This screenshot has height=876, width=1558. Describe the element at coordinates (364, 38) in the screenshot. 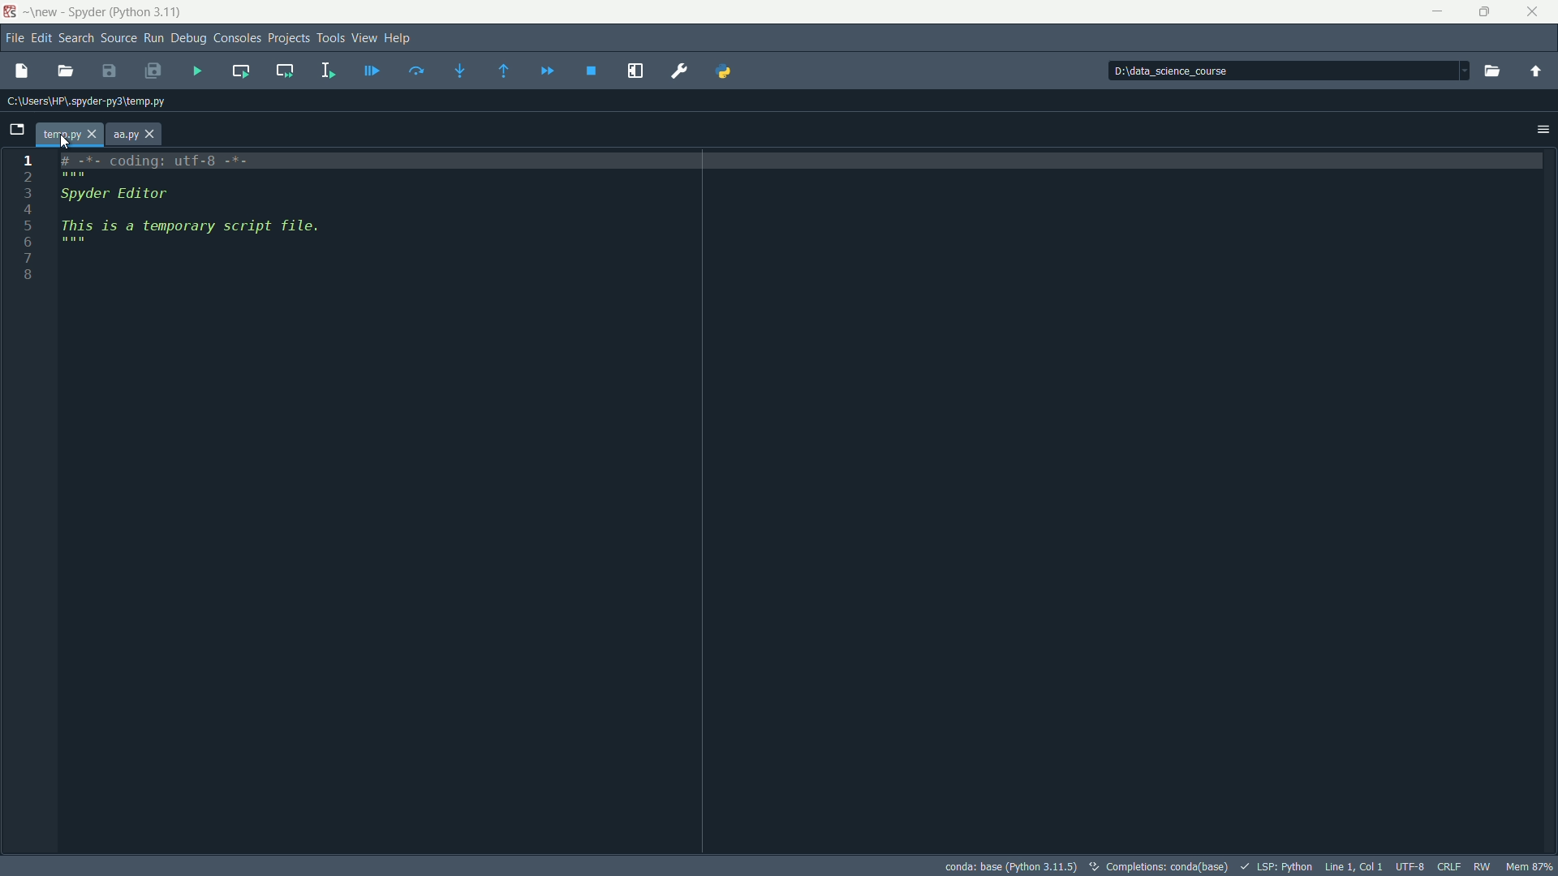

I see `view menu` at that location.